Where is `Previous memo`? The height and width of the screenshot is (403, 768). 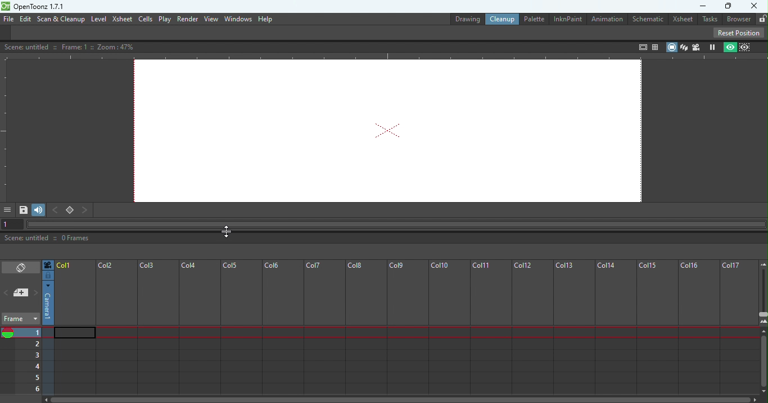
Previous memo is located at coordinates (7, 291).